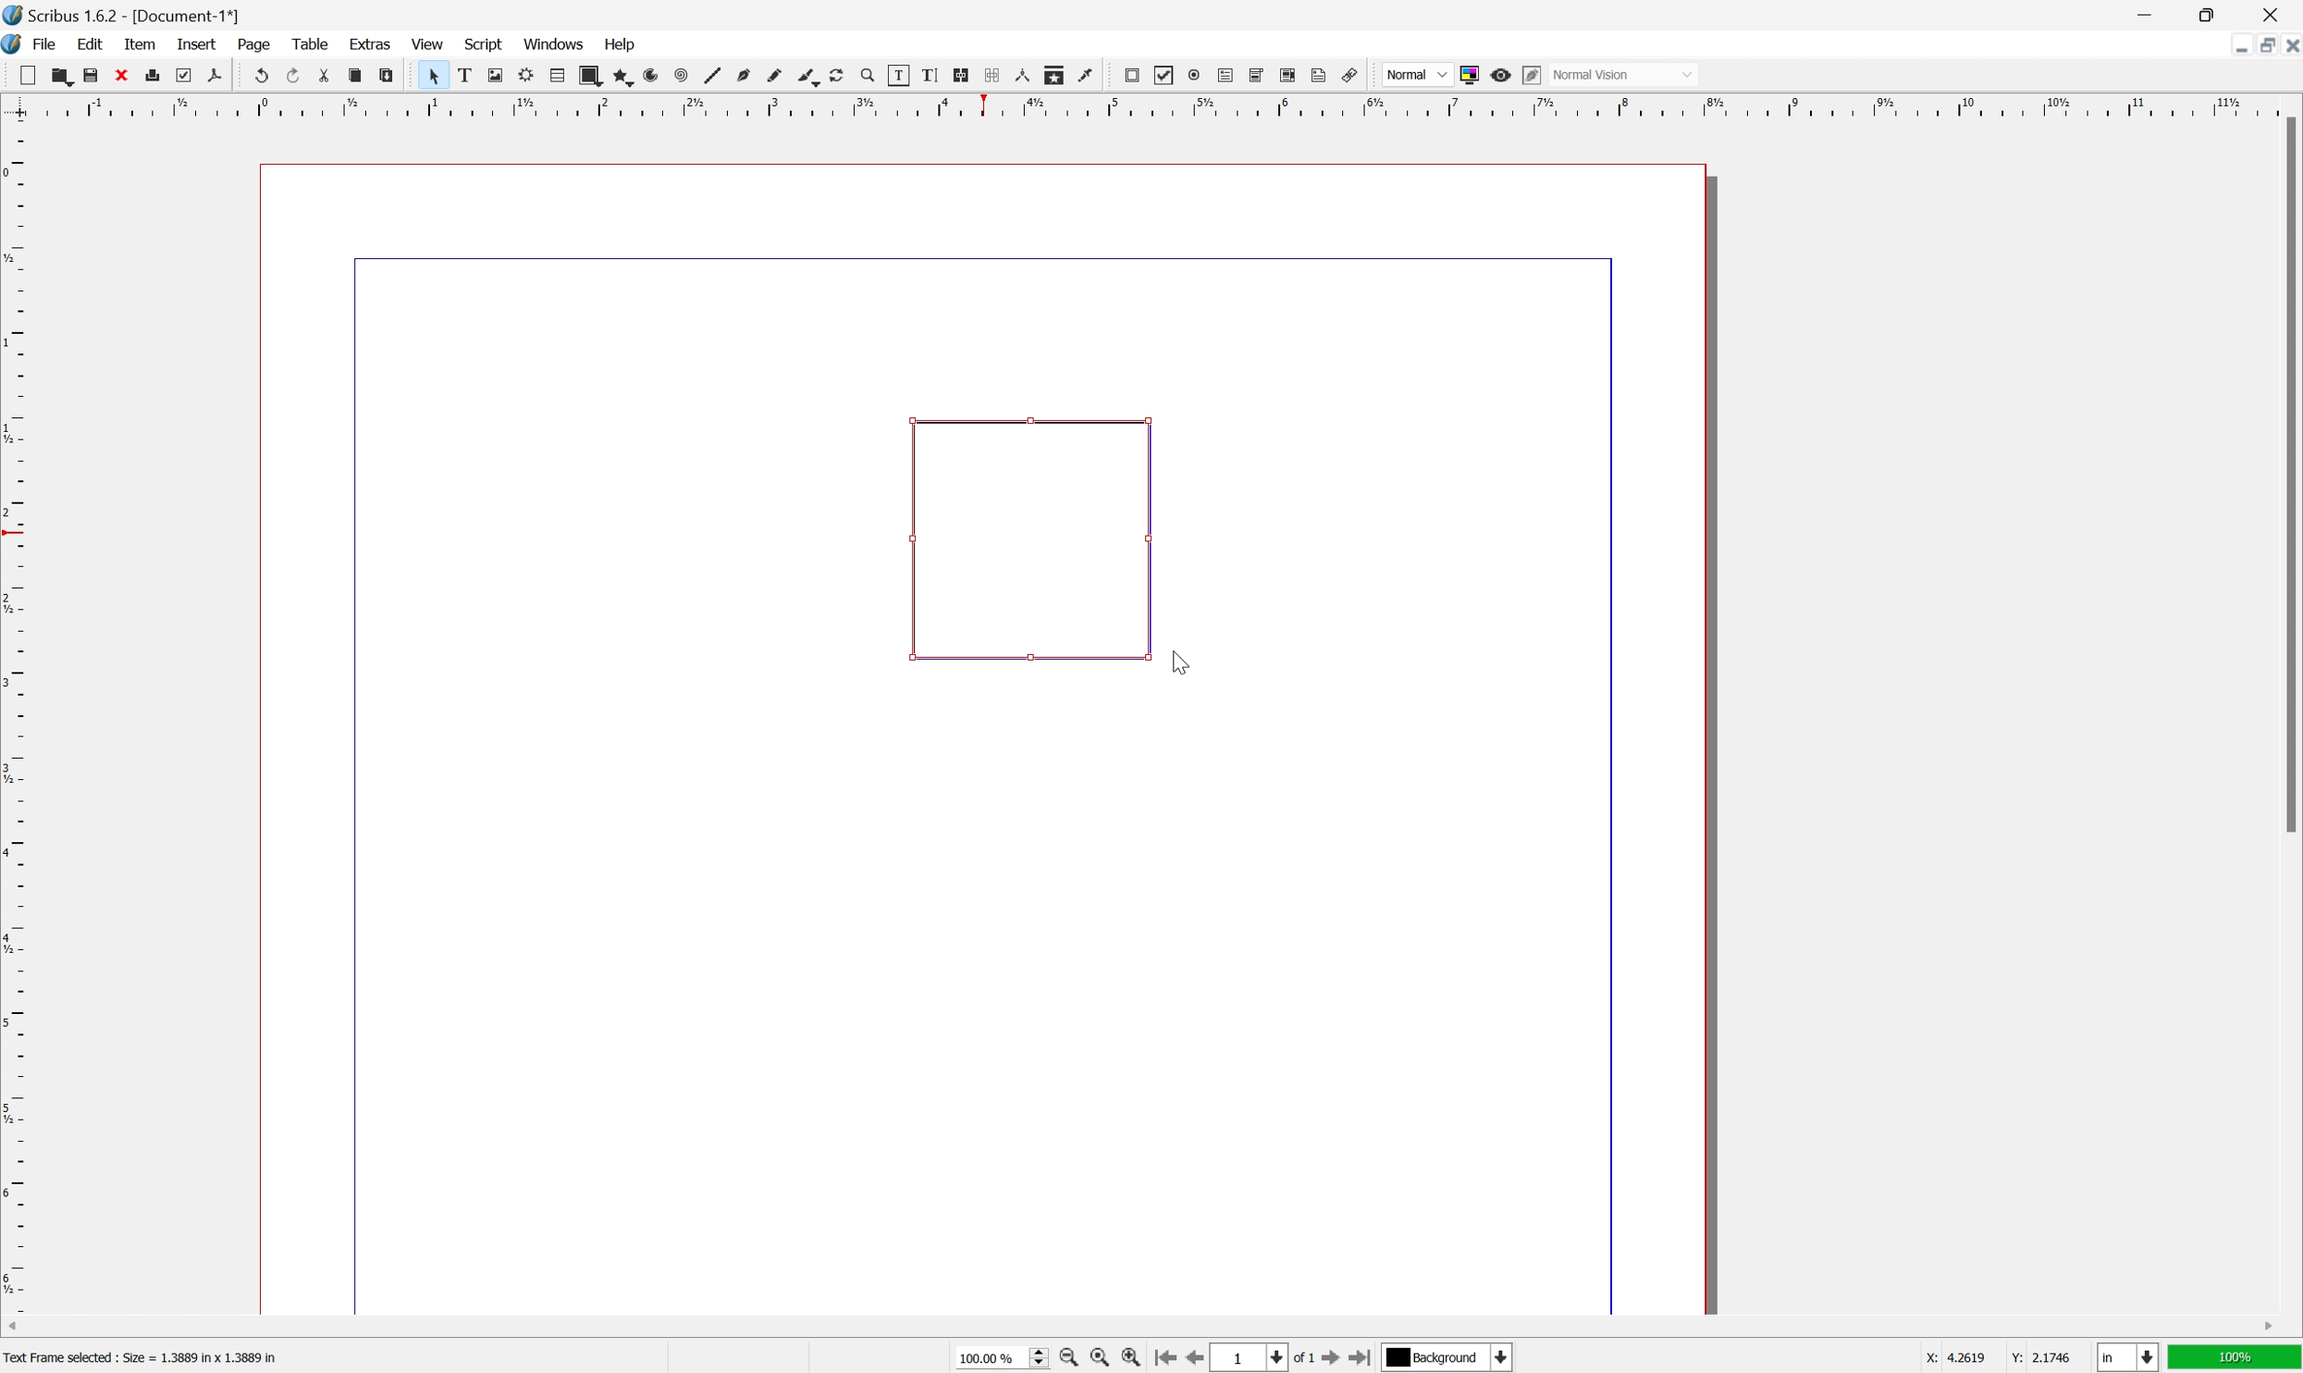 This screenshot has width=2303, height=1373. Describe the element at coordinates (774, 77) in the screenshot. I see `freehand line` at that location.